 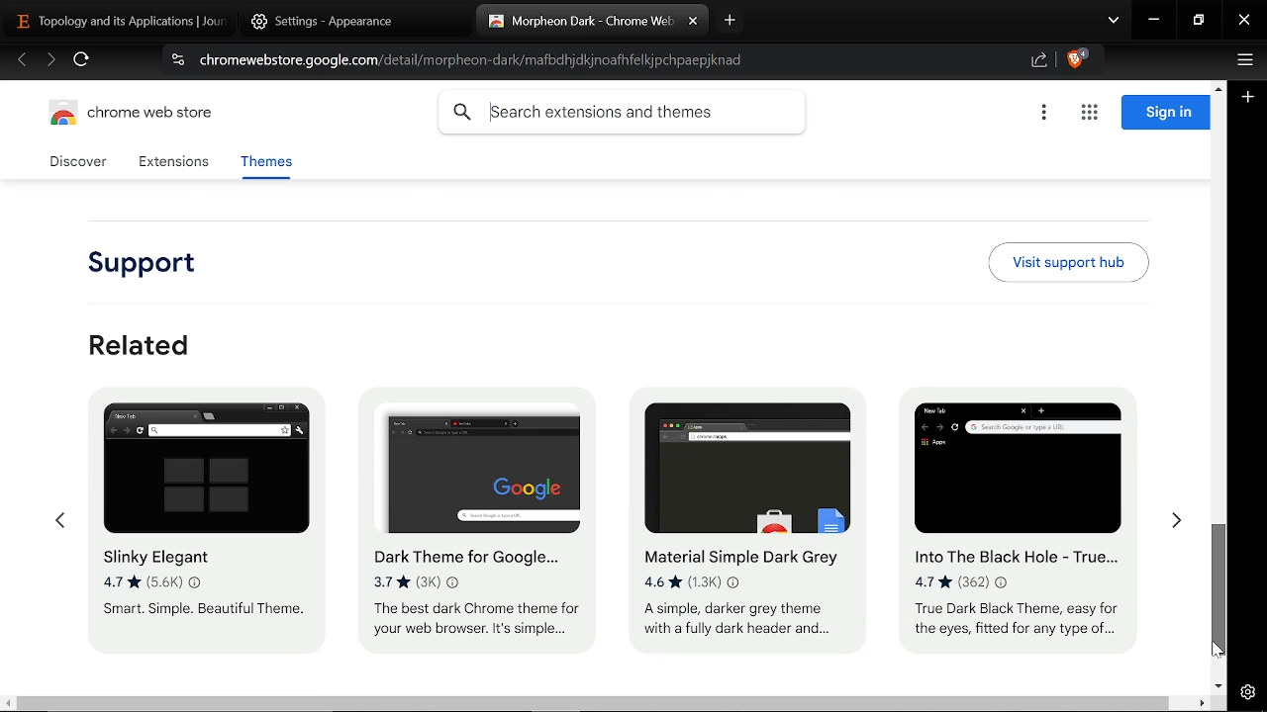 I want to click on Brave shield, so click(x=1077, y=61).